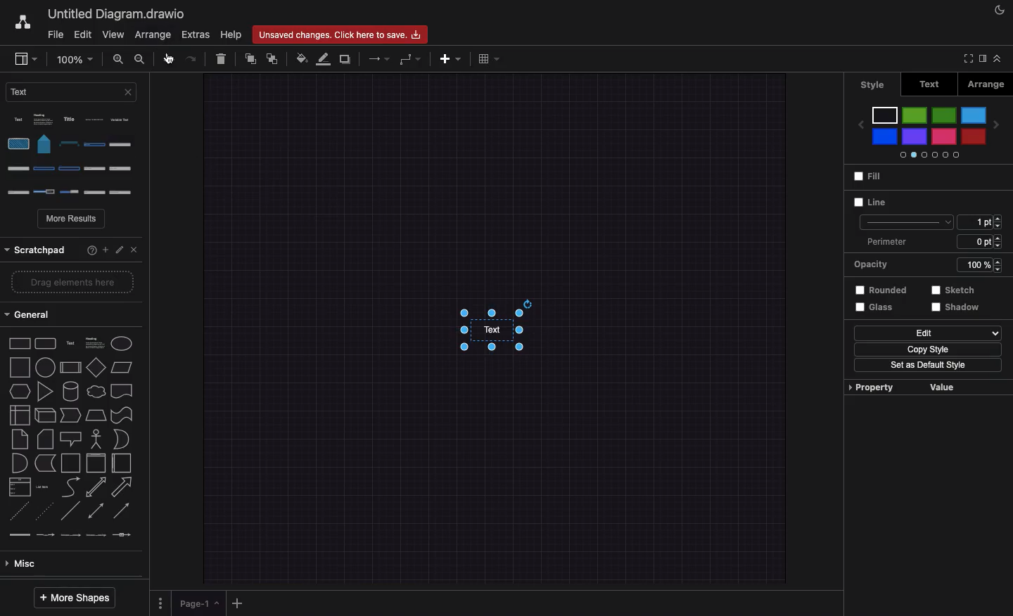 The height and width of the screenshot is (616, 1013). I want to click on Extras, so click(195, 34).